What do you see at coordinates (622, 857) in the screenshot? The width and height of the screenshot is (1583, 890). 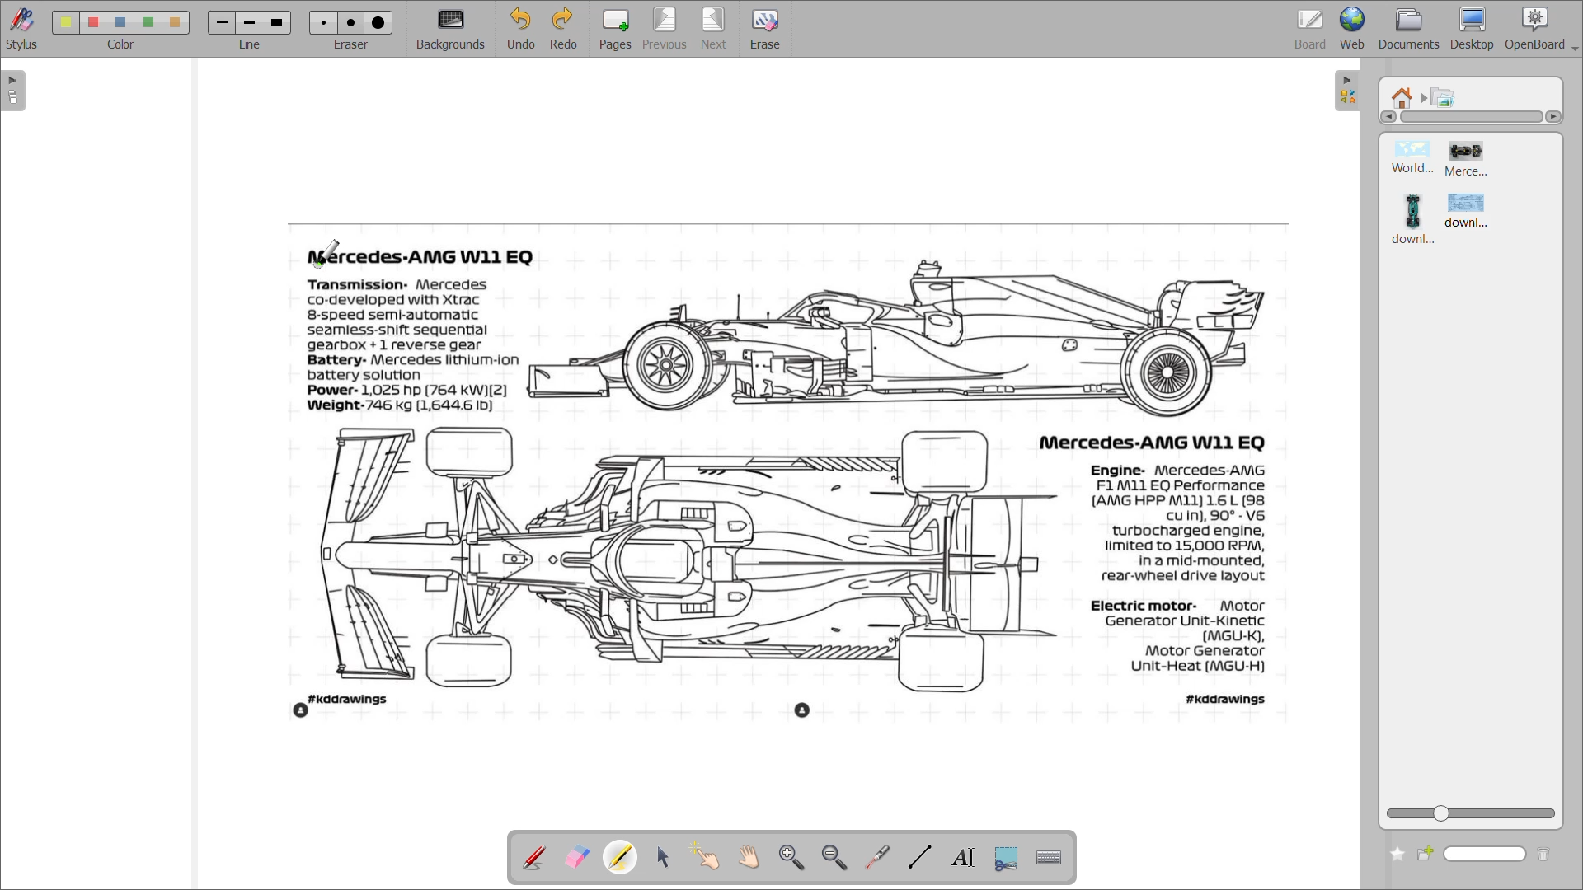 I see `highlight` at bounding box center [622, 857].